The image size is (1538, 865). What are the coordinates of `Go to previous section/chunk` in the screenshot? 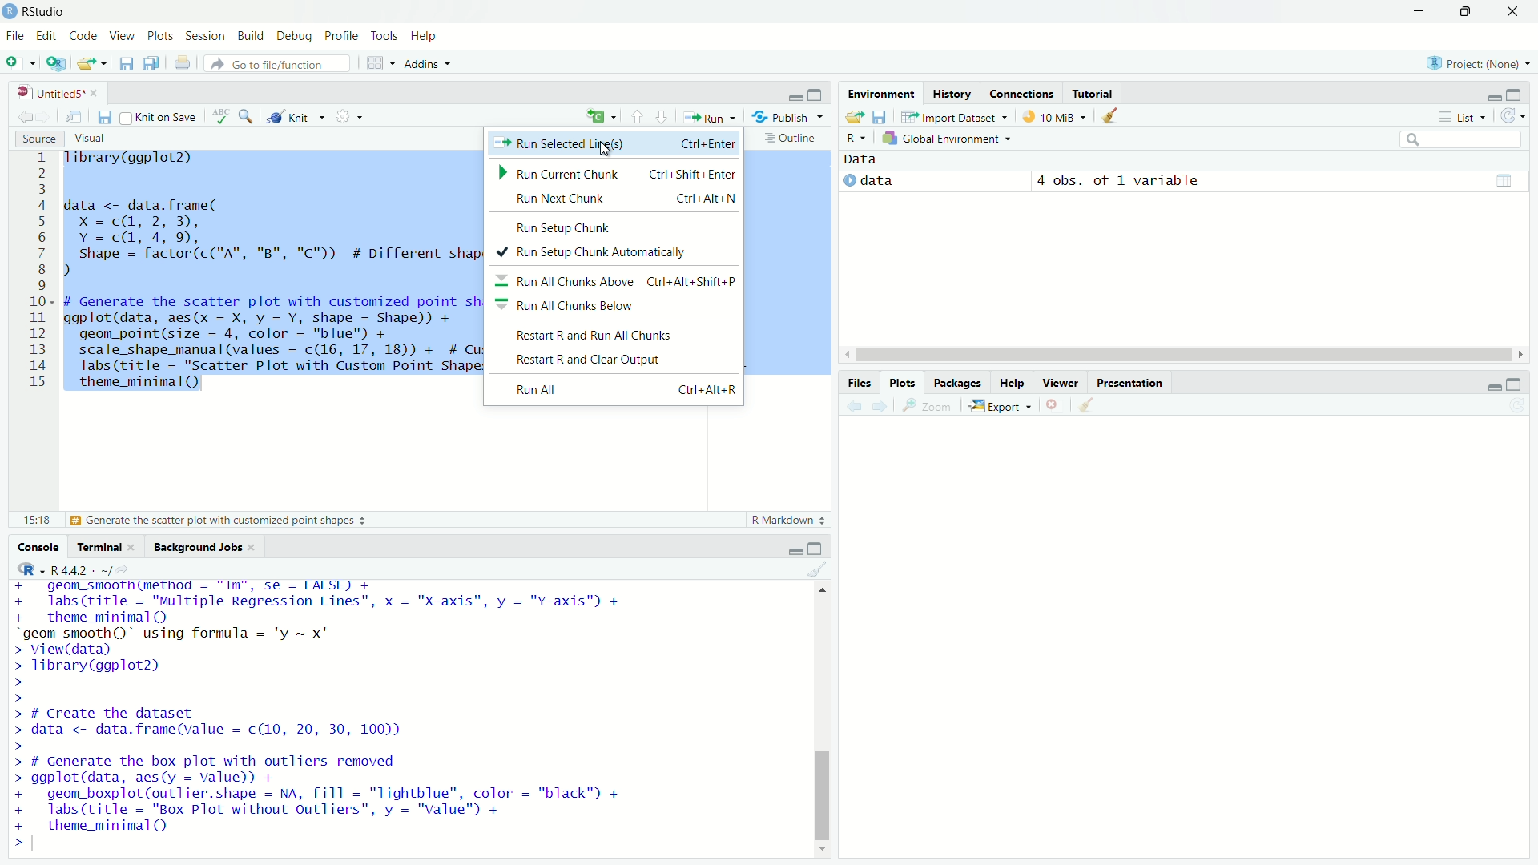 It's located at (638, 116).